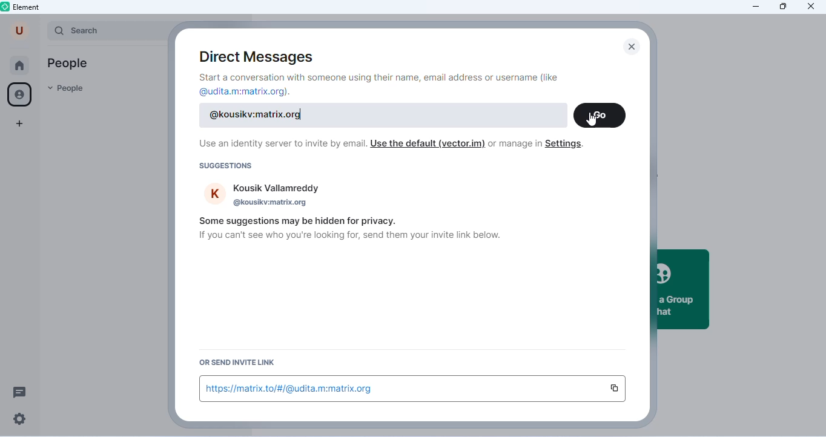  I want to click on or send invite link, so click(235, 363).